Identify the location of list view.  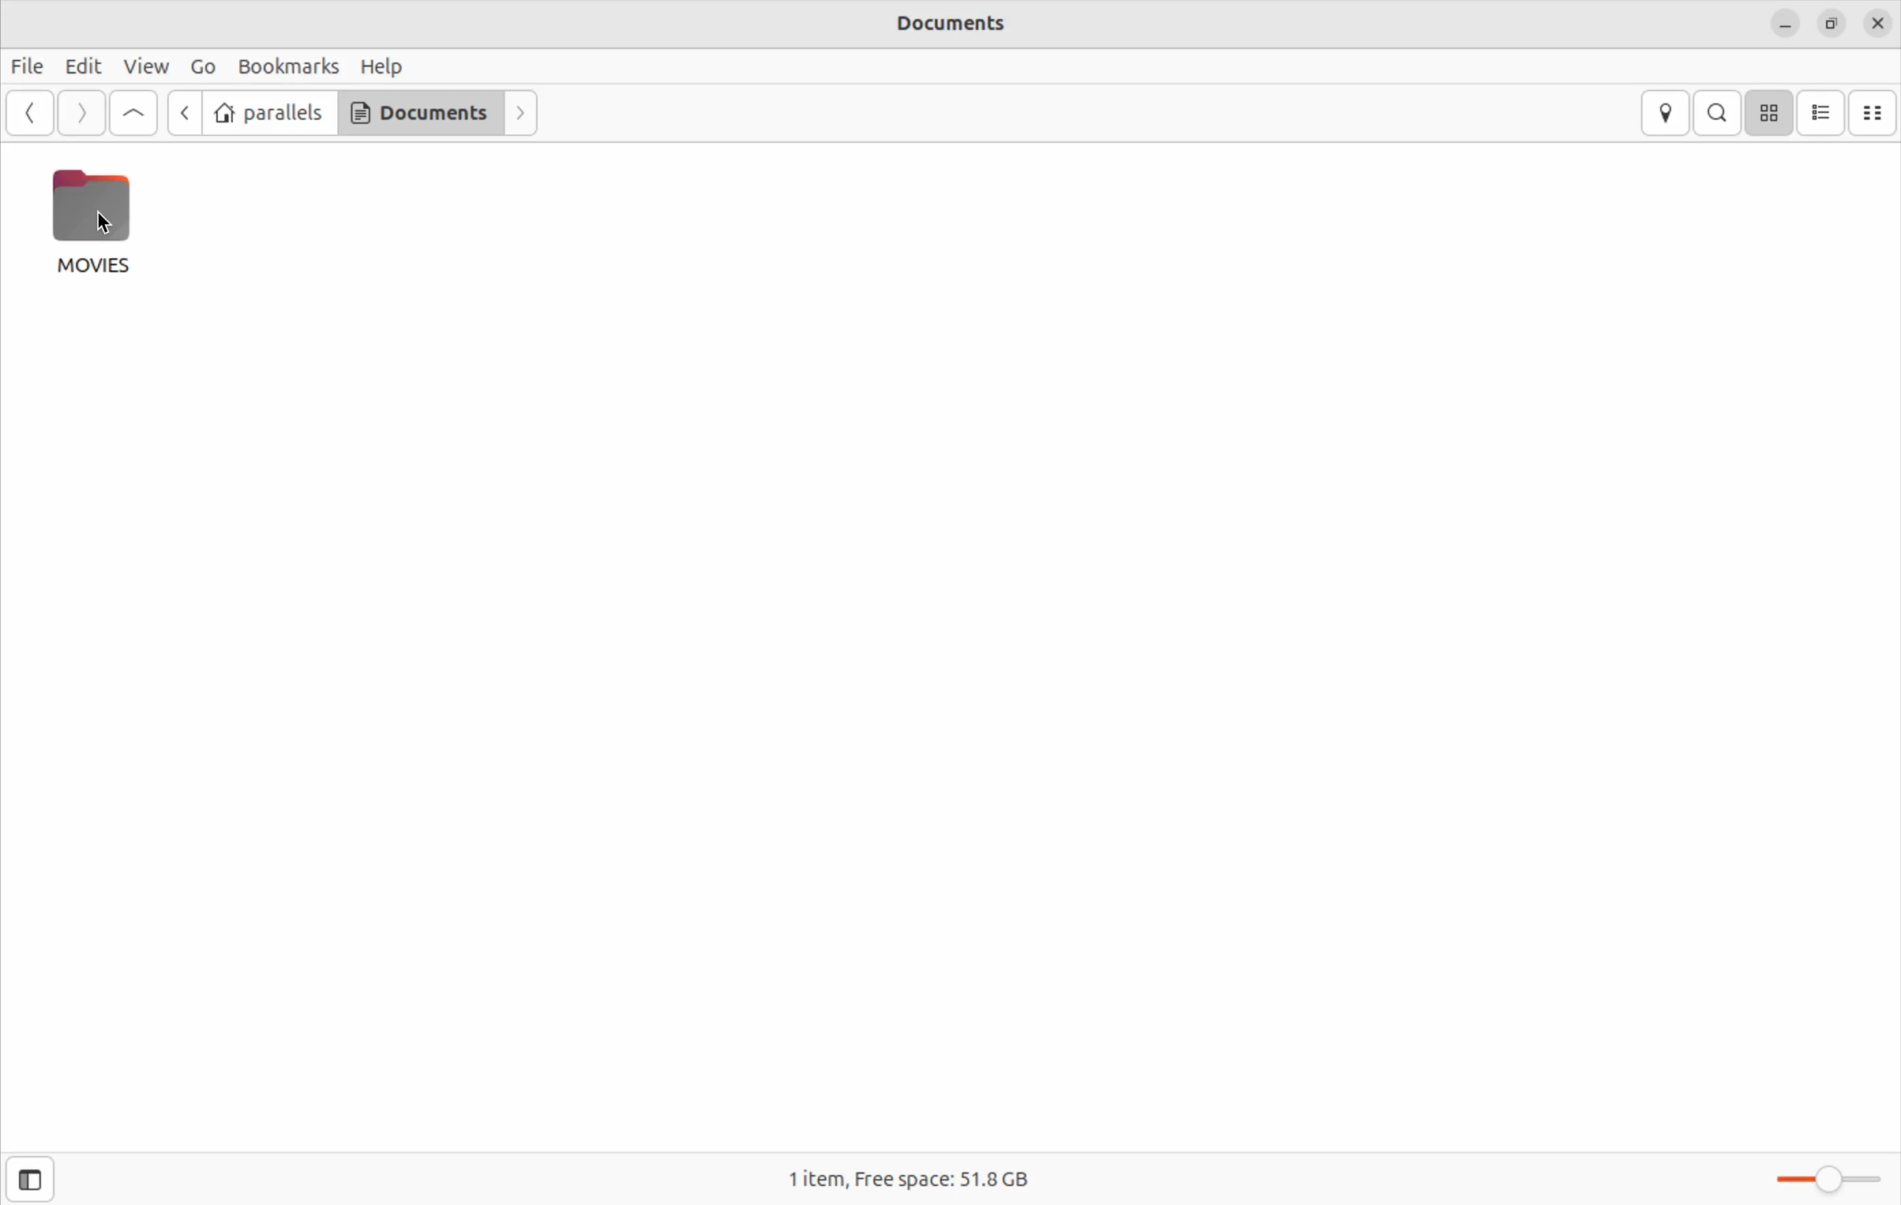
(1823, 114).